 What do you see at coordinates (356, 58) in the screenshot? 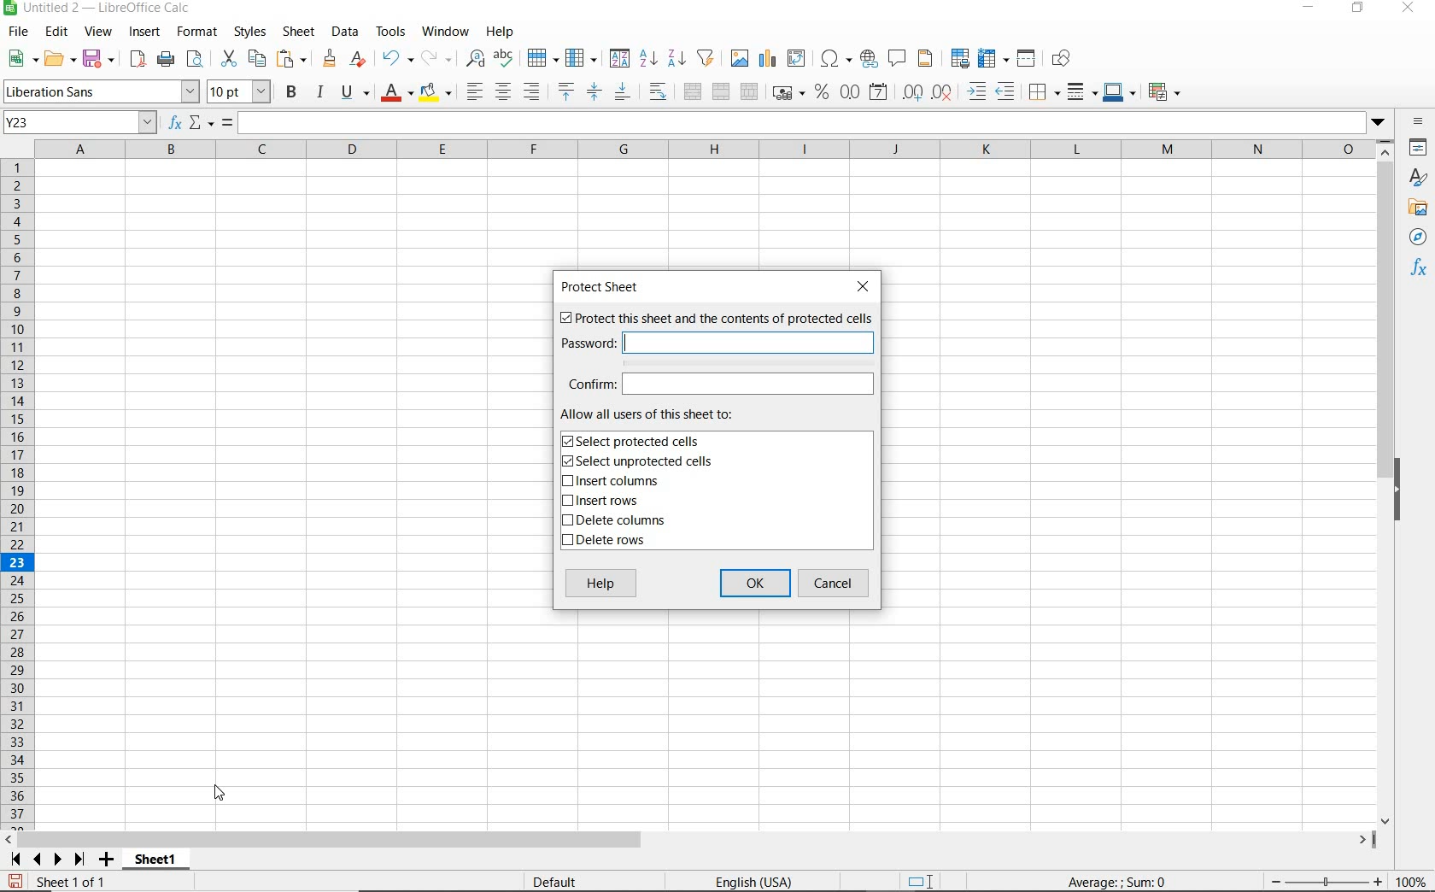
I see `CLEAR DIRECT FORMATTING` at bounding box center [356, 58].